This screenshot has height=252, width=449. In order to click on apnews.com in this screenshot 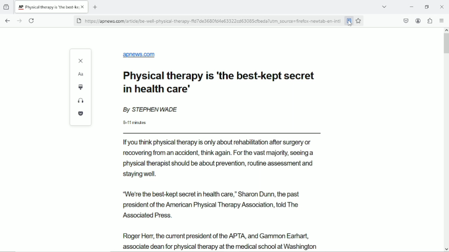, I will do `click(140, 55)`.